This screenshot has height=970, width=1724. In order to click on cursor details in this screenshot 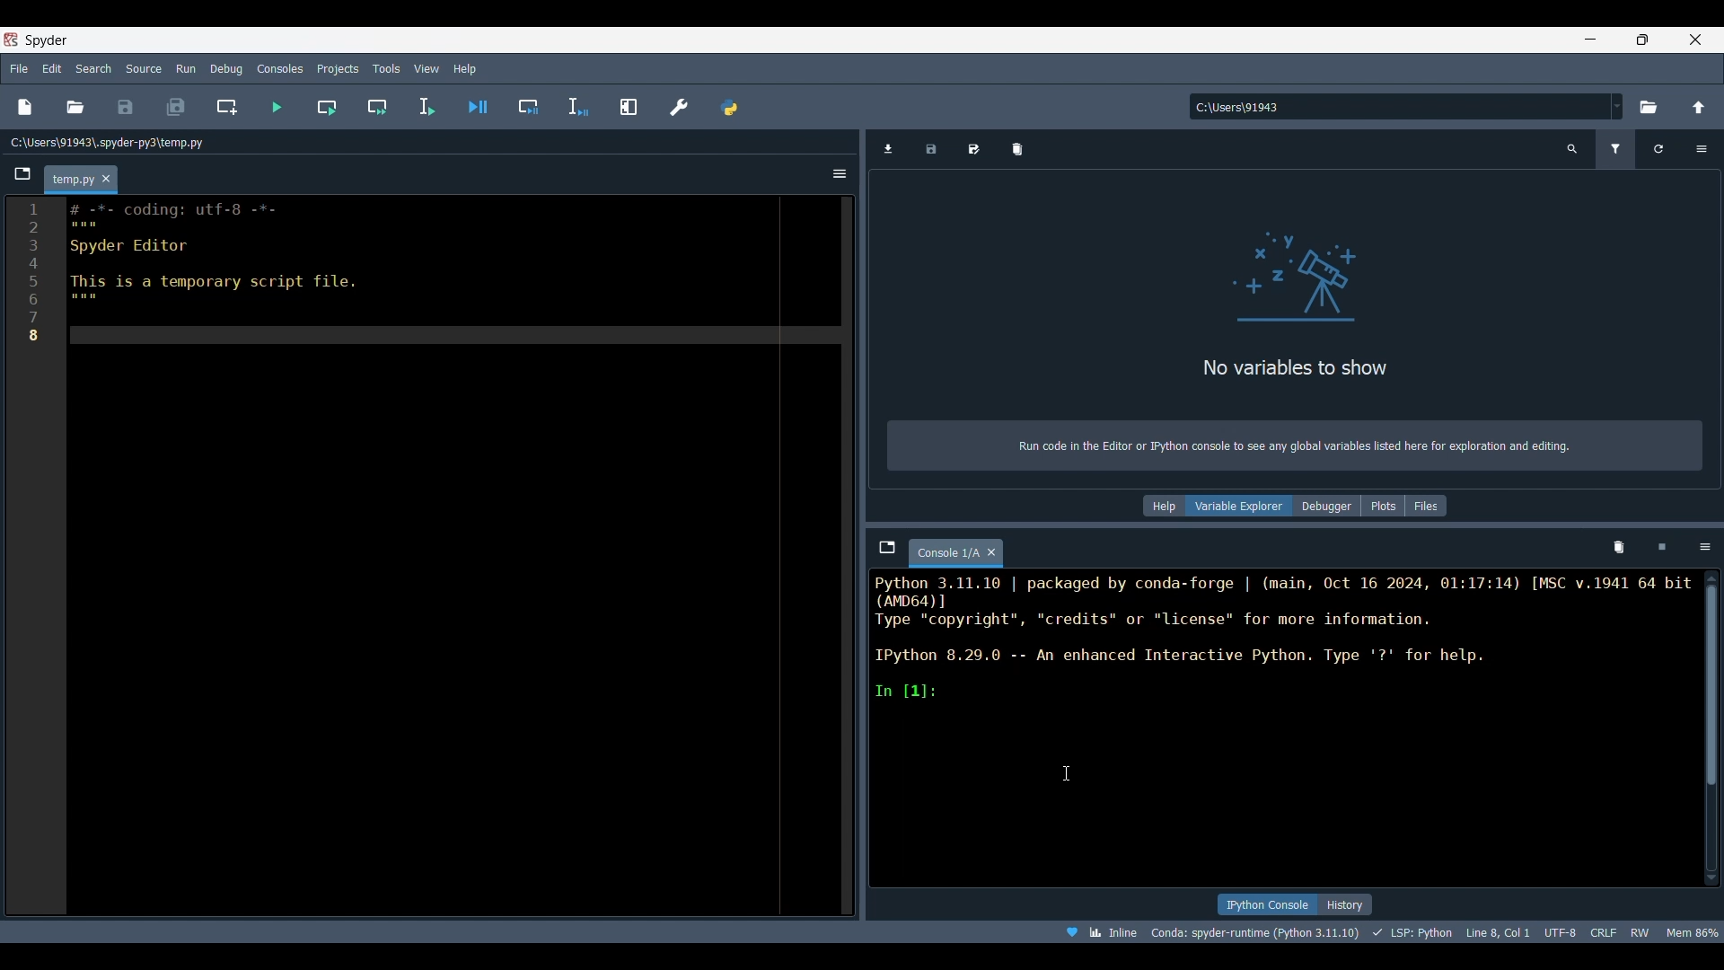, I will do `click(1496, 930)`.